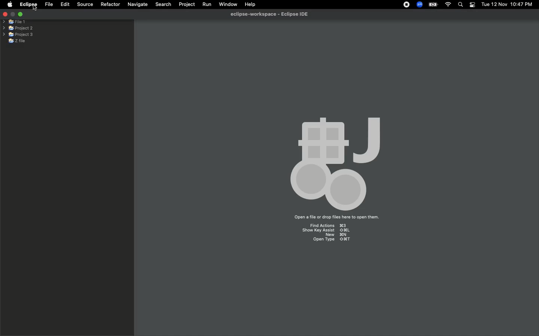 Image resolution: width=539 pixels, height=336 pixels. Describe the element at coordinates (10, 5) in the screenshot. I see `Apple logo` at that location.